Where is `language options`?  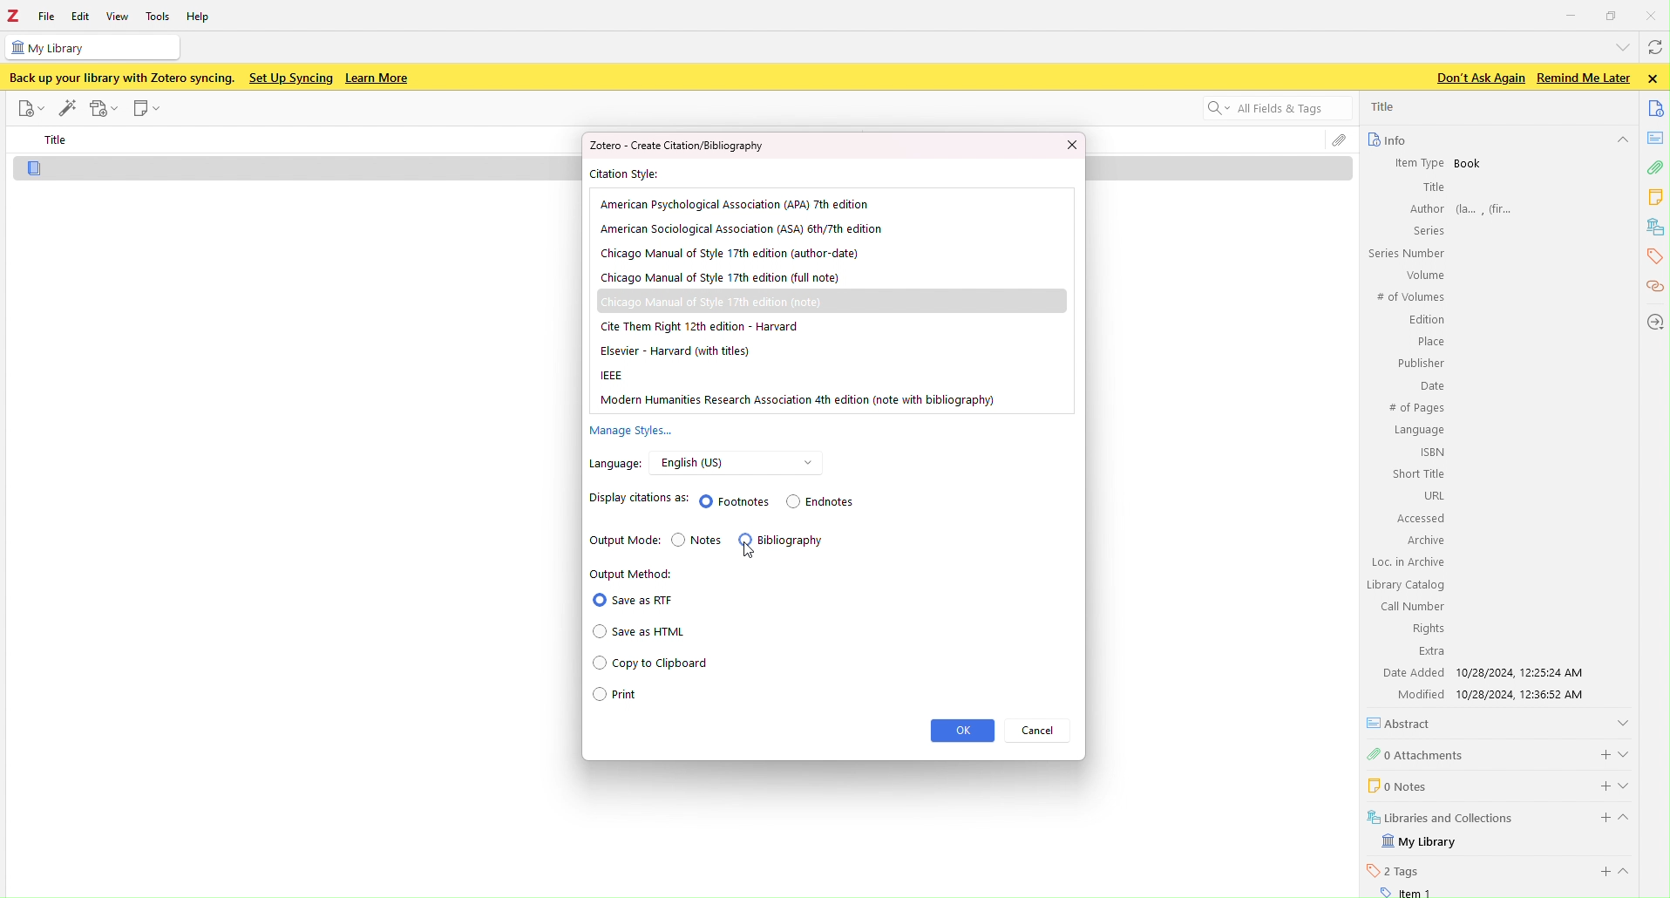
language options is located at coordinates (748, 460).